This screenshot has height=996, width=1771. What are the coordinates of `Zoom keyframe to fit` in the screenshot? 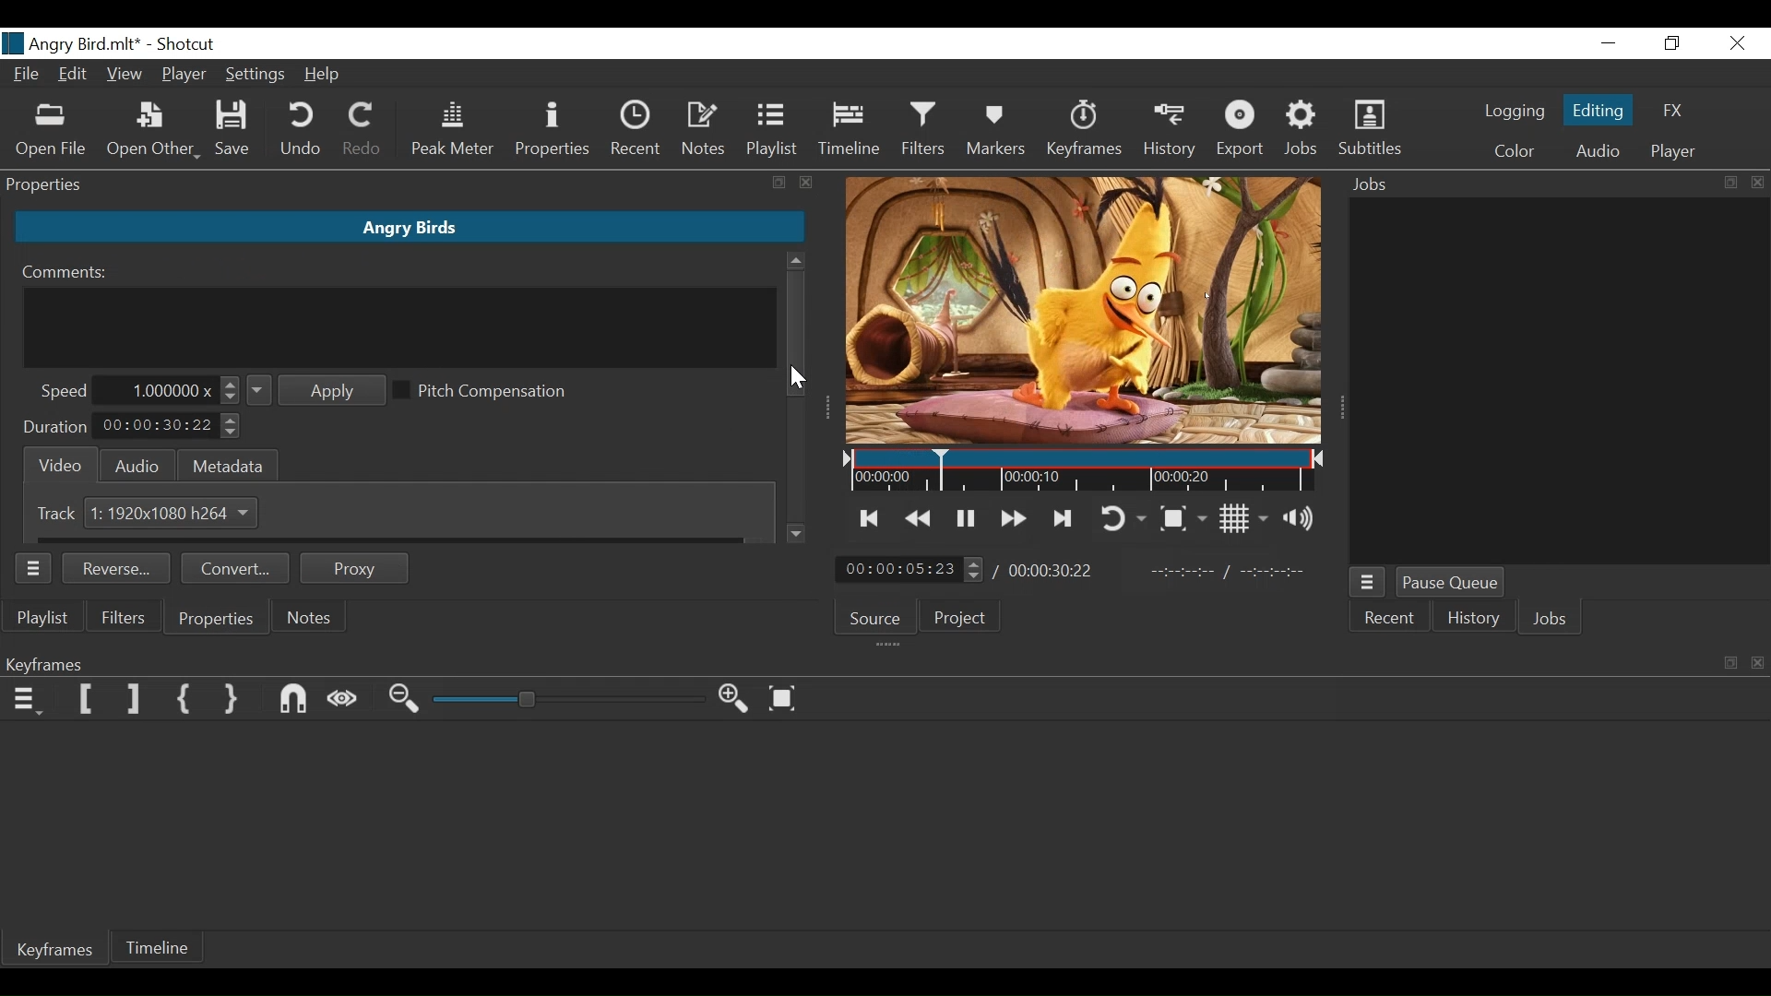 It's located at (784, 698).